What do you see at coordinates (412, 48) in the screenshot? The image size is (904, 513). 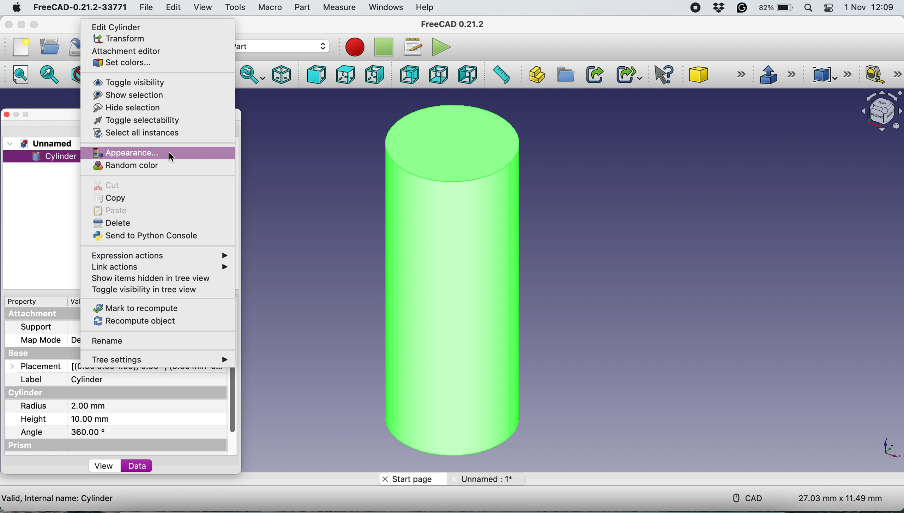 I see `macros` at bounding box center [412, 48].